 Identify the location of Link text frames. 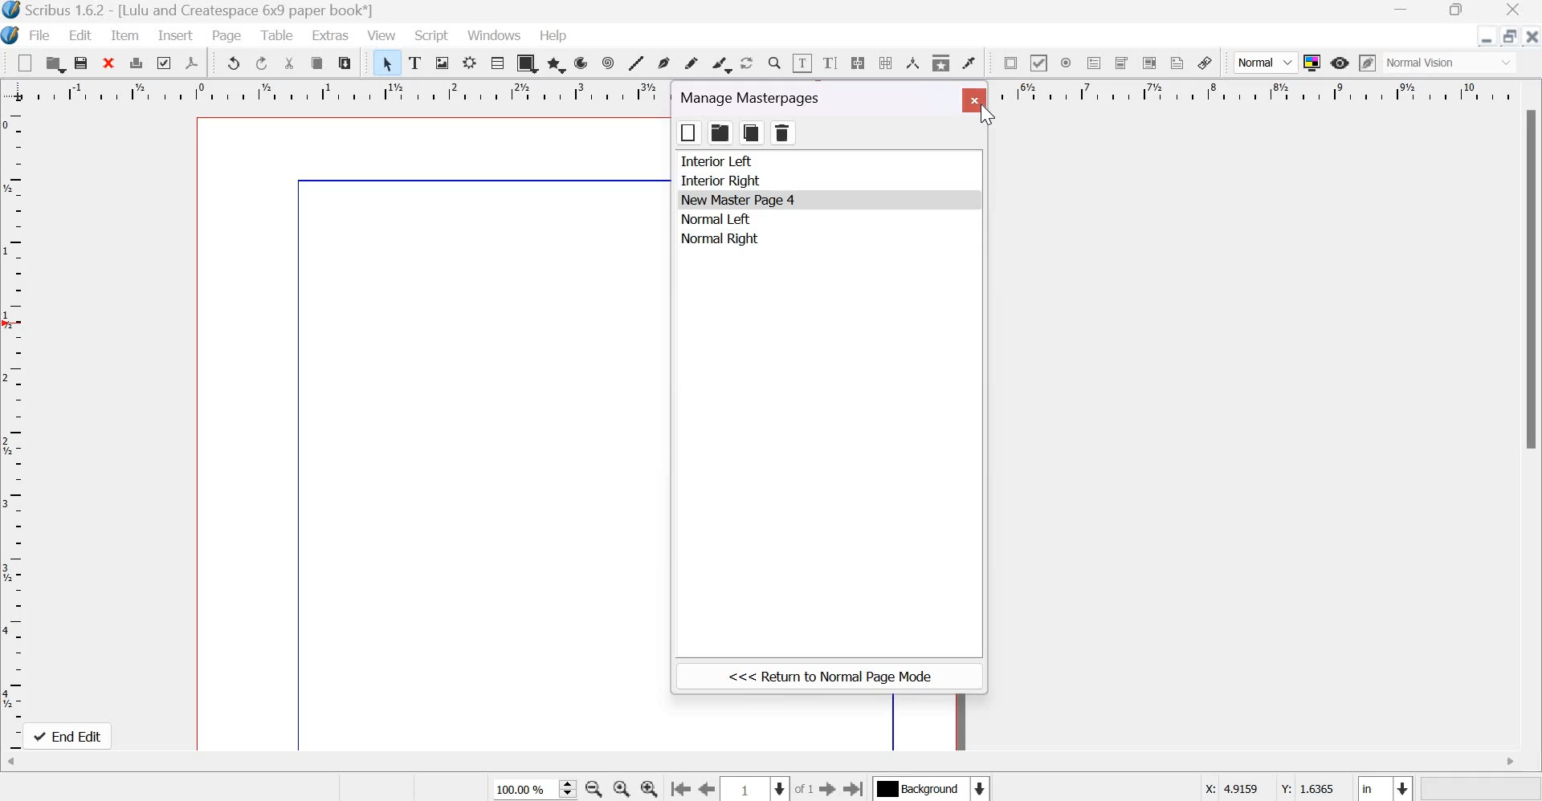
(856, 63).